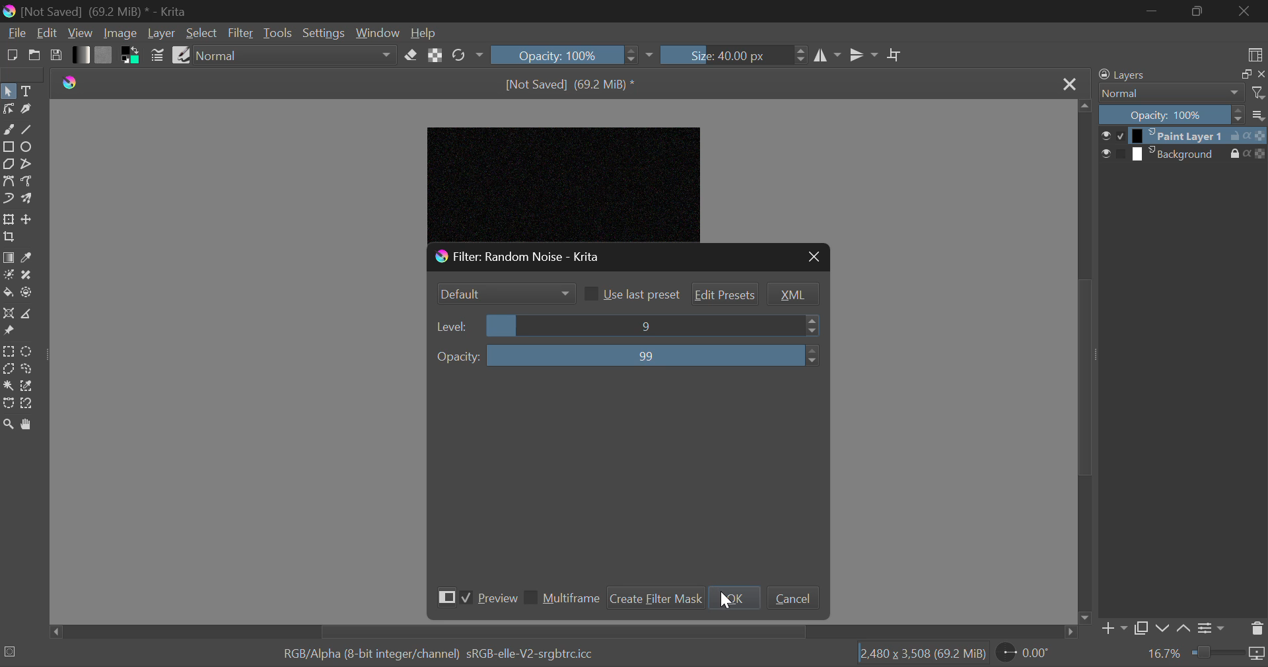 The image size is (1268, 667). I want to click on slider, so click(653, 325).